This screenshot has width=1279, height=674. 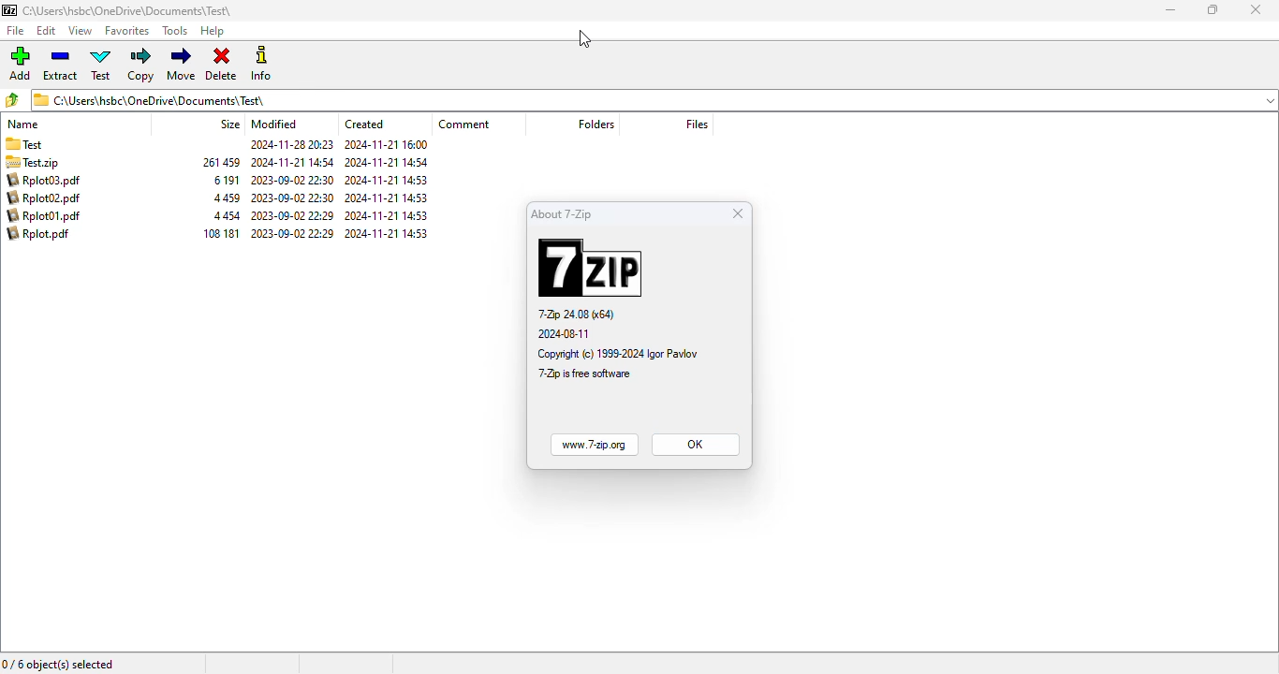 What do you see at coordinates (260, 63) in the screenshot?
I see `info` at bounding box center [260, 63].